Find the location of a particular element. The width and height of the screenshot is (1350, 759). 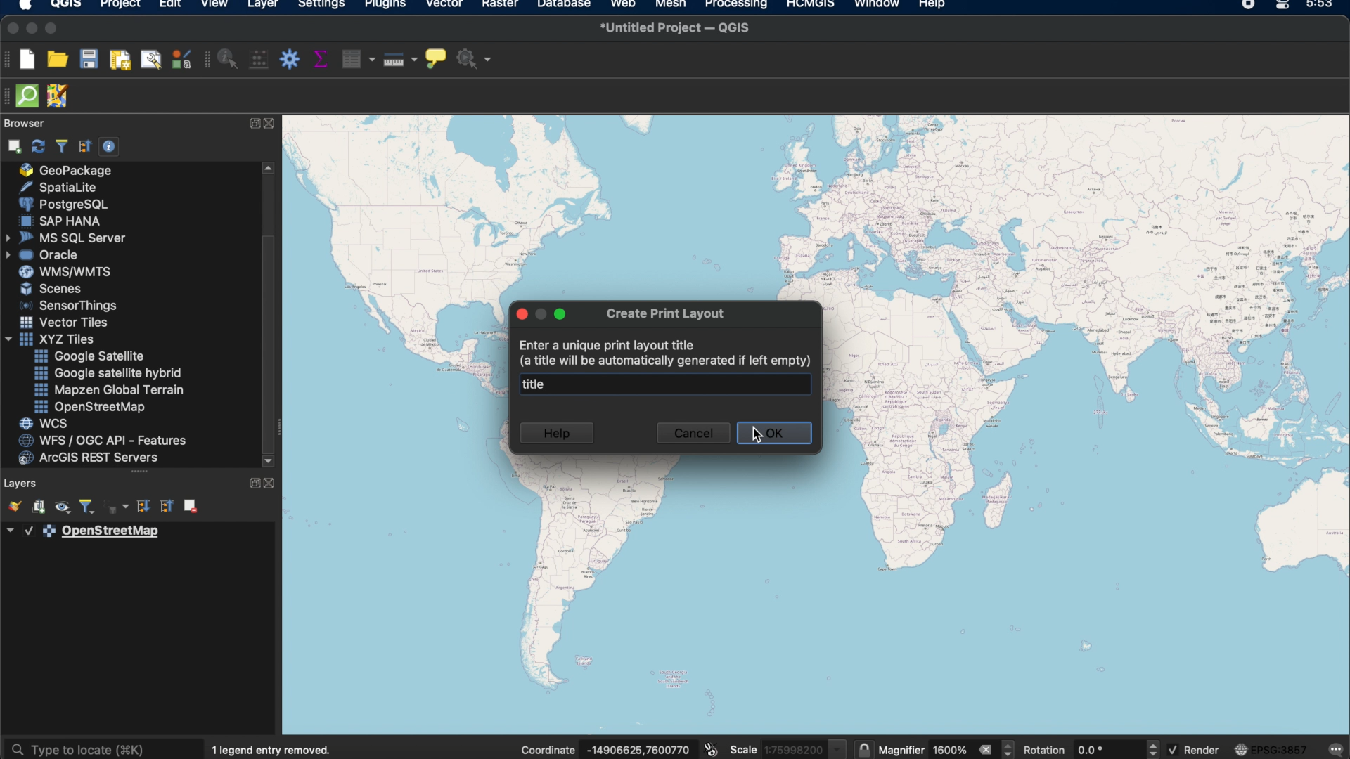

project toolbar is located at coordinates (8, 61).